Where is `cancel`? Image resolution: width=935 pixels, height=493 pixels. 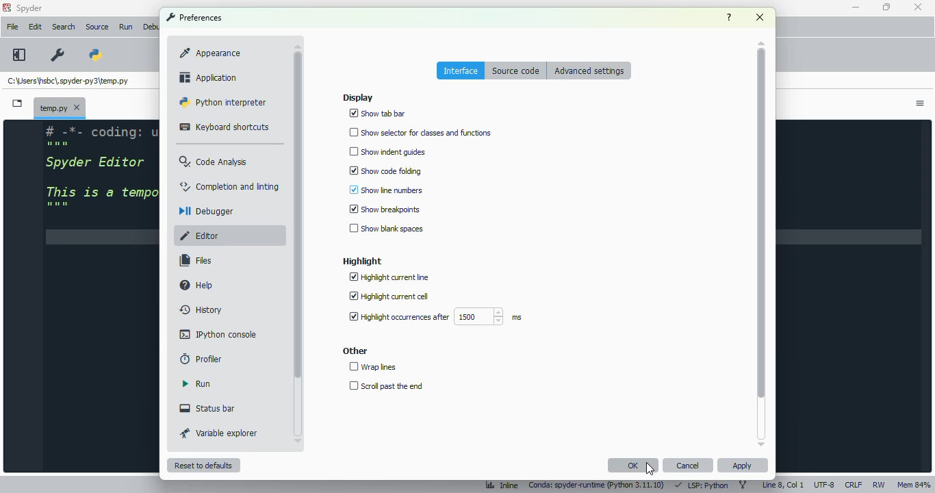 cancel is located at coordinates (689, 466).